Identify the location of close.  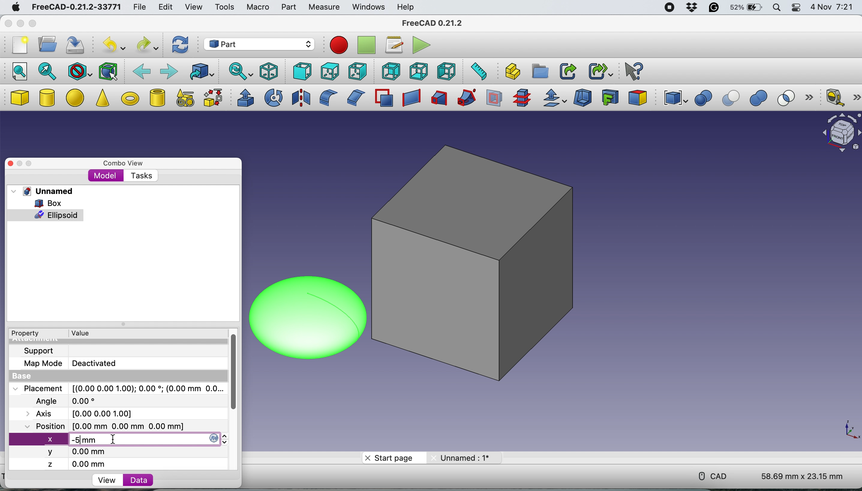
(7, 24).